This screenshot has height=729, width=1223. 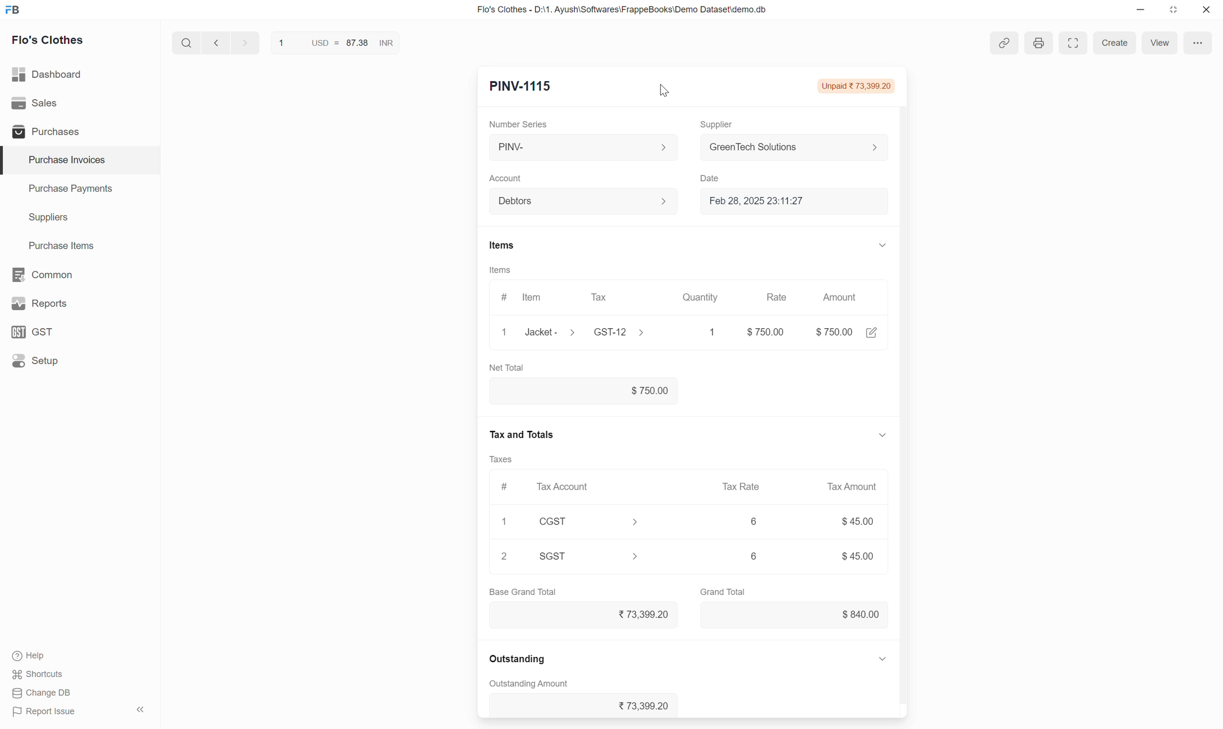 What do you see at coordinates (187, 42) in the screenshot?
I see `Search` at bounding box center [187, 42].